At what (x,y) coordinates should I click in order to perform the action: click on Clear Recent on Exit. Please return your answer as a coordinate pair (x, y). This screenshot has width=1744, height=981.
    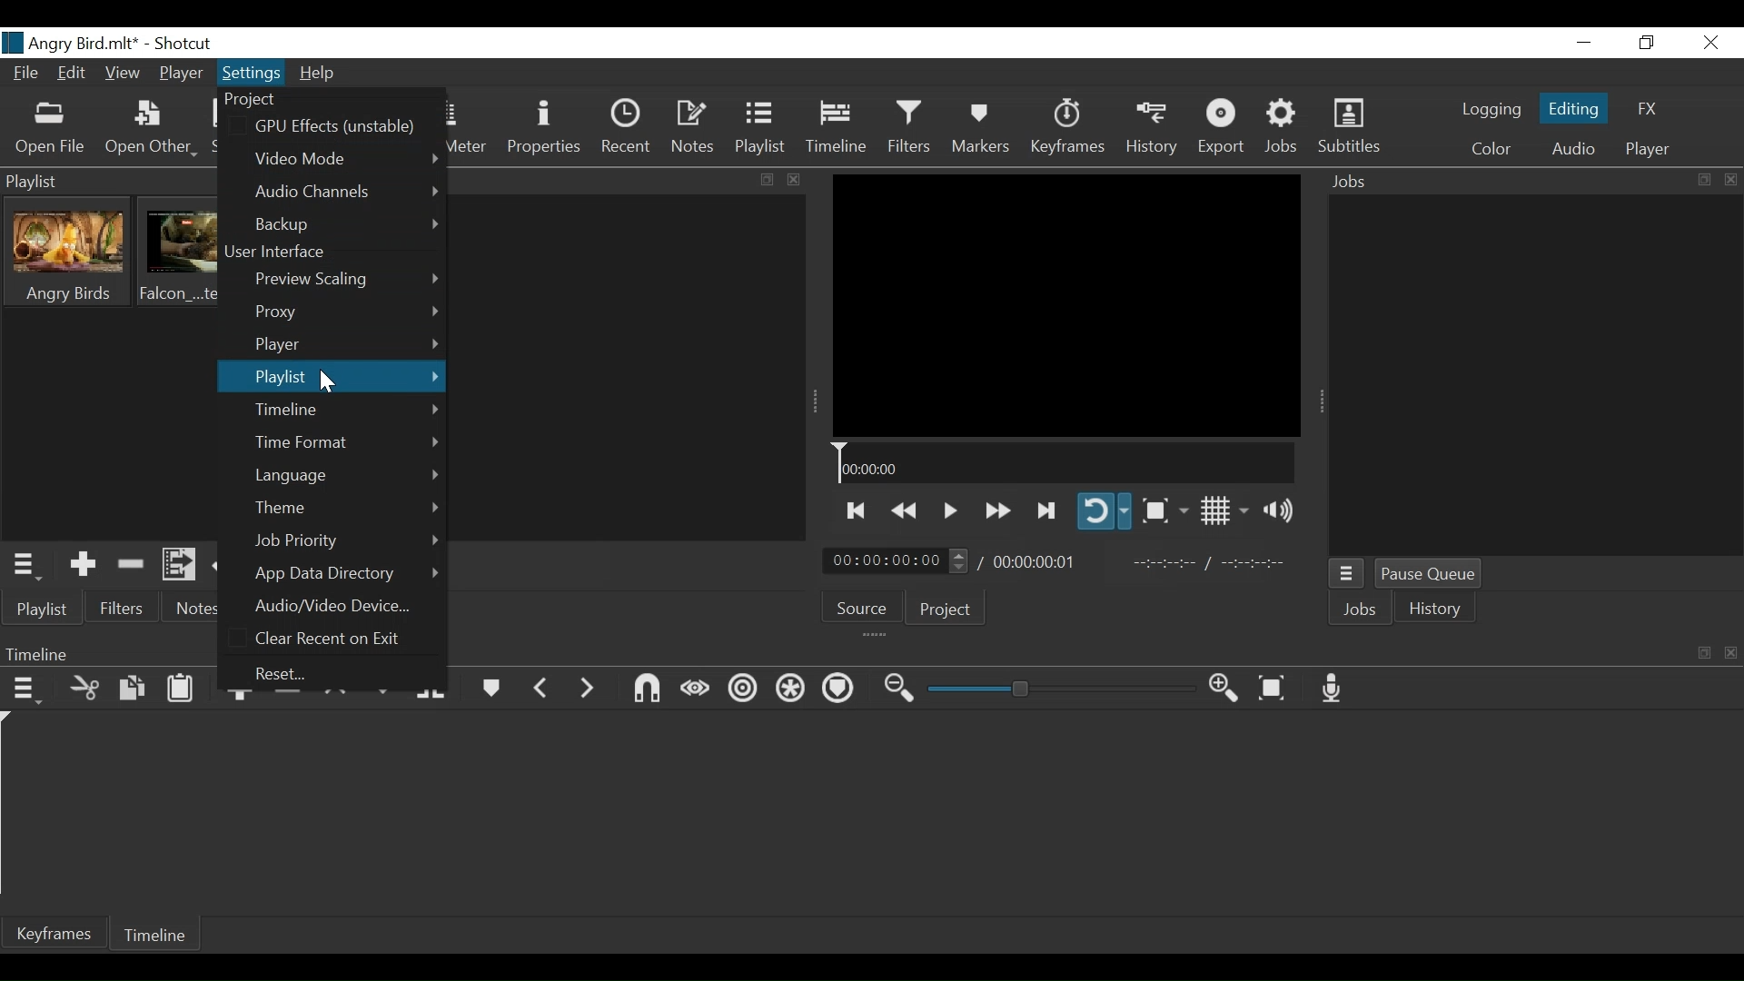
    Looking at the image, I should click on (335, 639).